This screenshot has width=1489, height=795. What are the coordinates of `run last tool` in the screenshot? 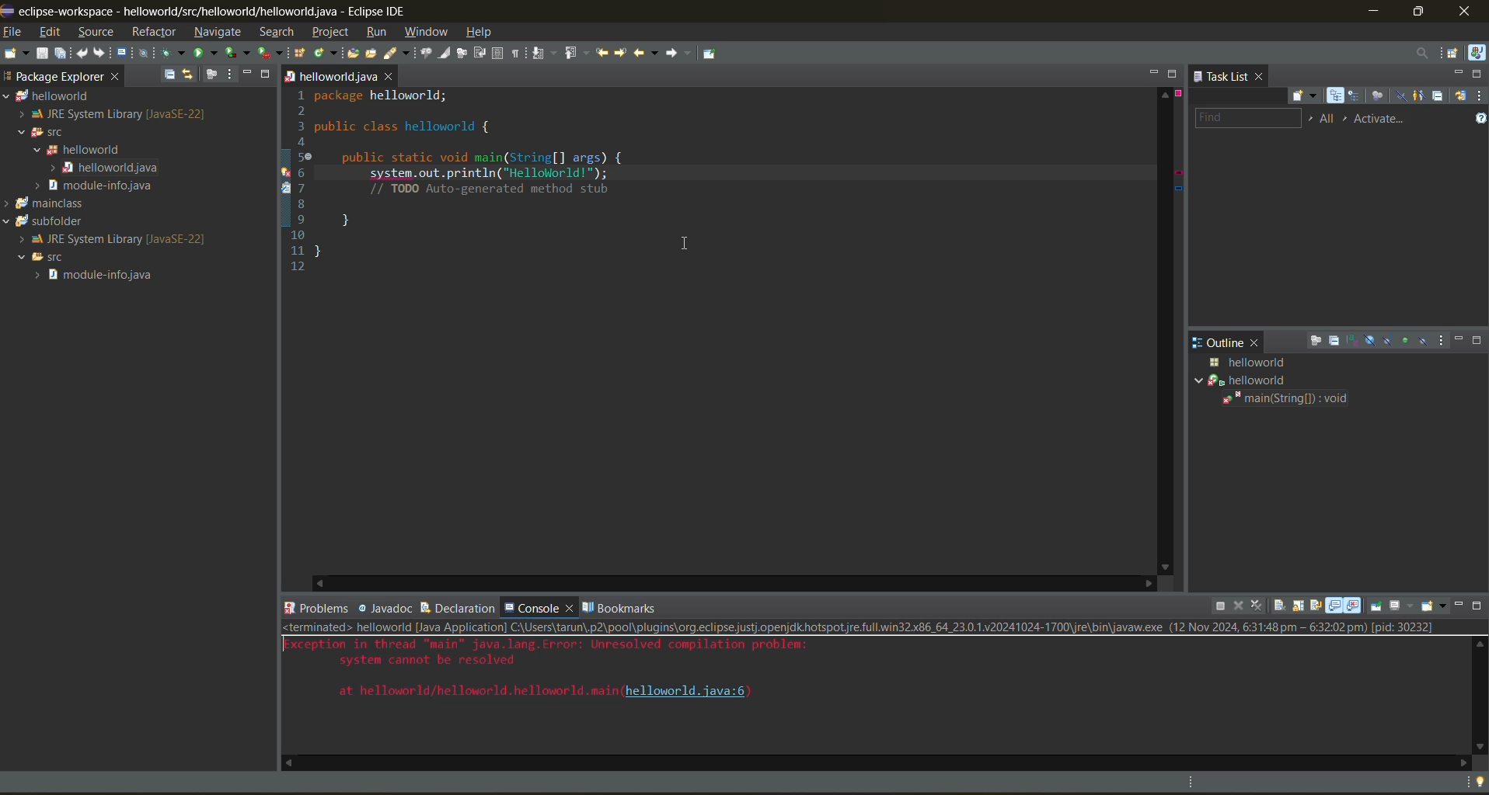 It's located at (272, 54).